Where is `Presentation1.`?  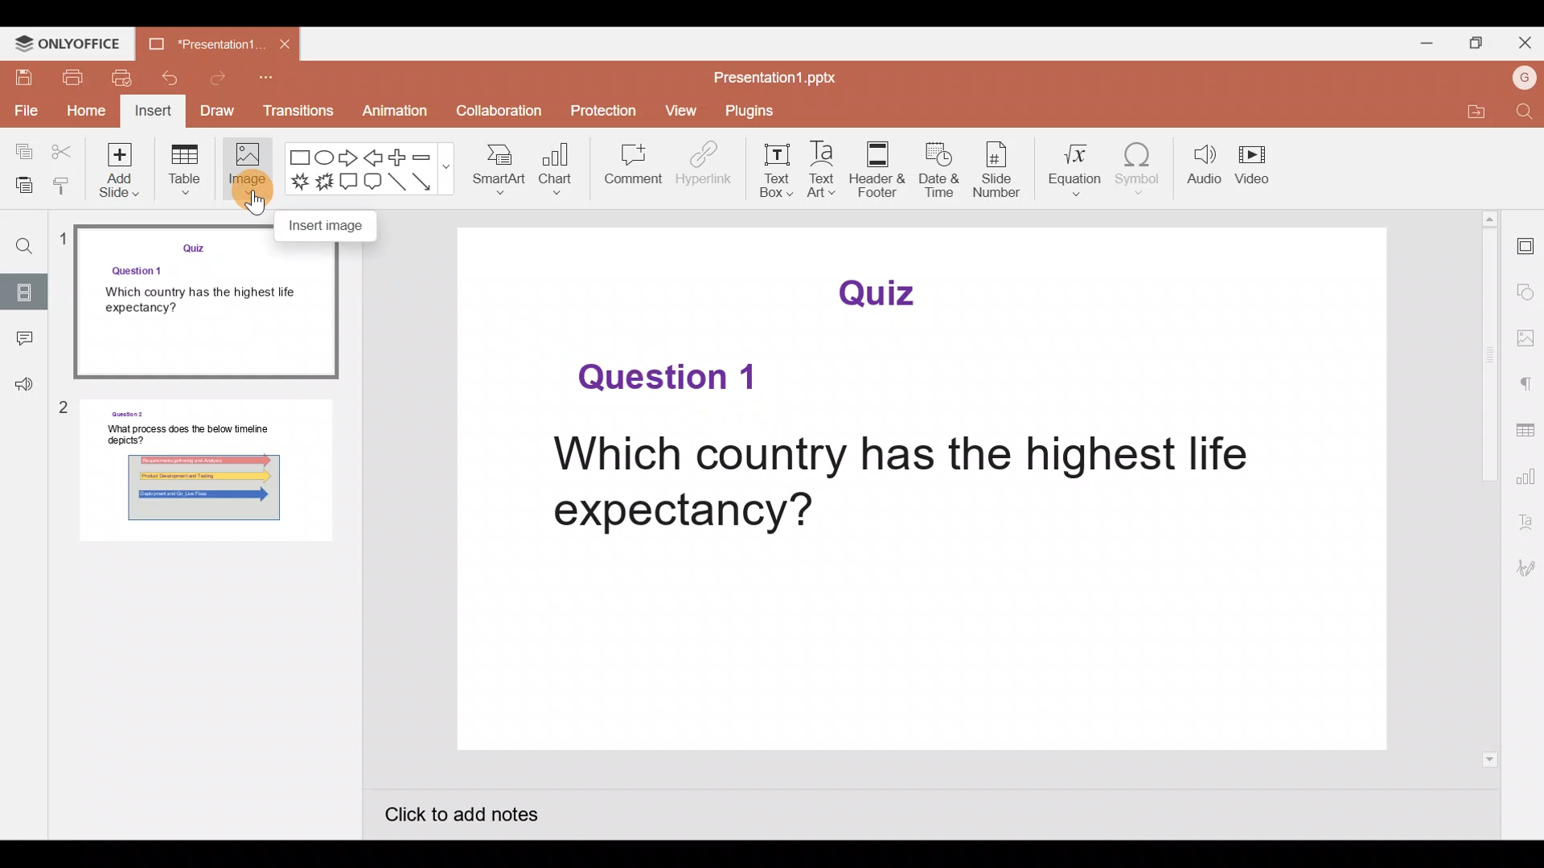 Presentation1. is located at coordinates (199, 43).